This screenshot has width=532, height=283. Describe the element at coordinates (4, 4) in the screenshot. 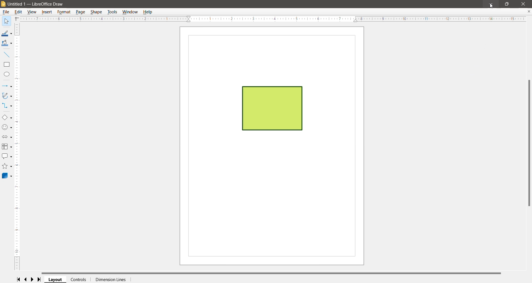

I see `Application Logo` at that location.